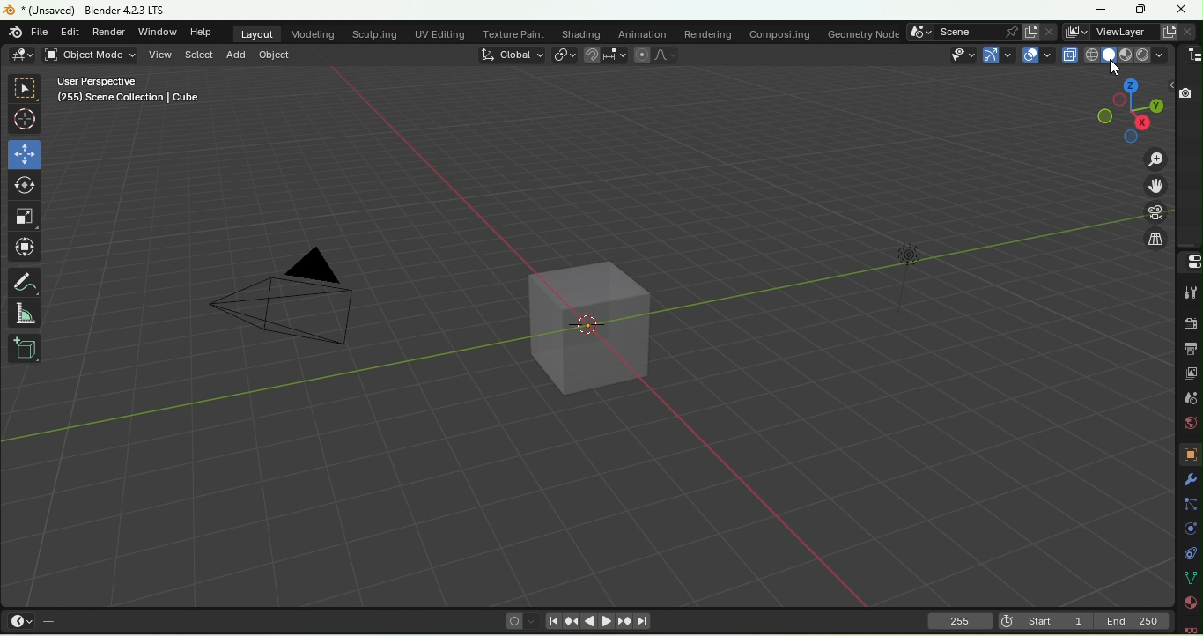 The image size is (1203, 636). Describe the element at coordinates (958, 55) in the screenshot. I see `Selectability and visibility` at that location.